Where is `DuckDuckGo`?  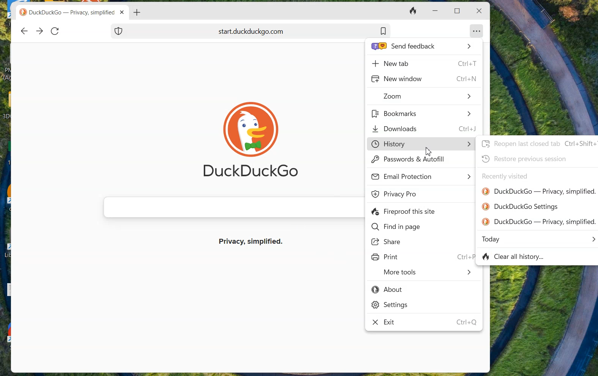 DuckDuckGo is located at coordinates (252, 172).